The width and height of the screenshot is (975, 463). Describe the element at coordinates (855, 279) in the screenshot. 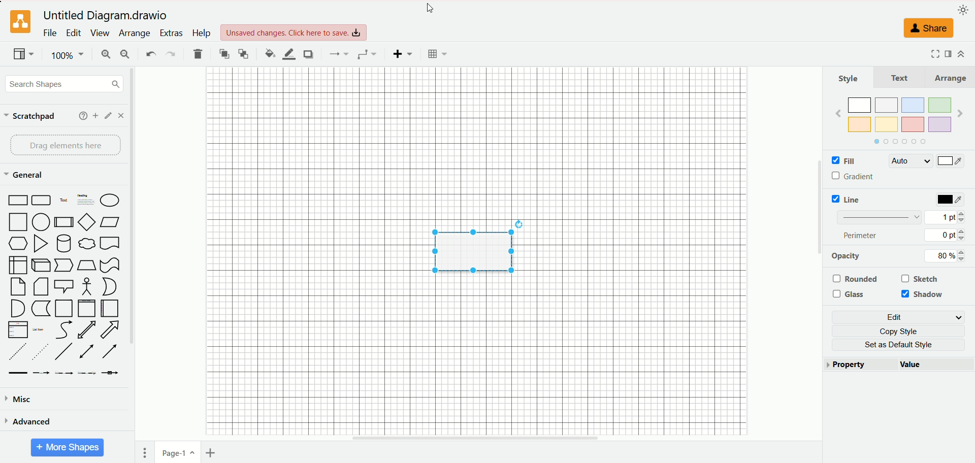

I see `unselected` at that location.